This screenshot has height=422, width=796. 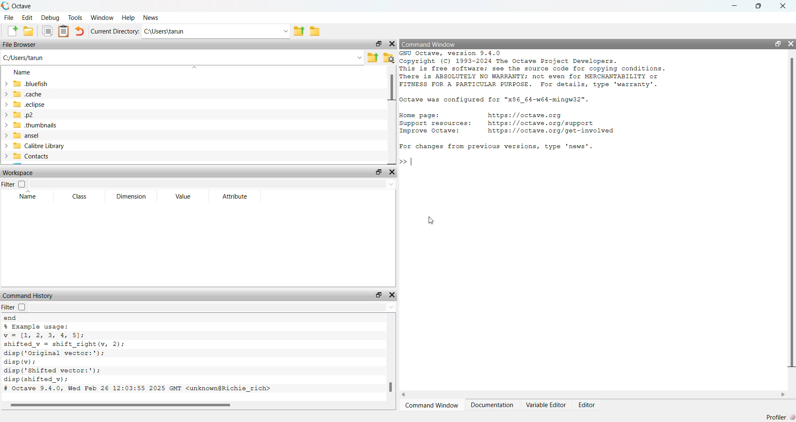 What do you see at coordinates (761, 5) in the screenshot?
I see `maximize` at bounding box center [761, 5].